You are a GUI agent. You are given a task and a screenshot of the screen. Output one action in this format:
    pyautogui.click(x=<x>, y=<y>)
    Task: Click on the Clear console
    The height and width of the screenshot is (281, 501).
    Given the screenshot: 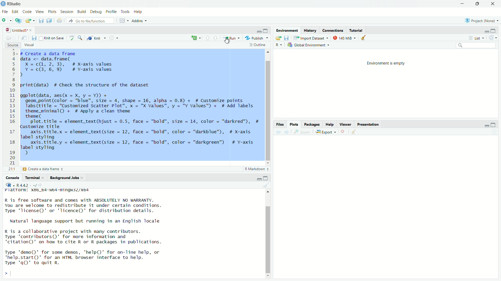 What is the action you would take?
    pyautogui.click(x=355, y=132)
    